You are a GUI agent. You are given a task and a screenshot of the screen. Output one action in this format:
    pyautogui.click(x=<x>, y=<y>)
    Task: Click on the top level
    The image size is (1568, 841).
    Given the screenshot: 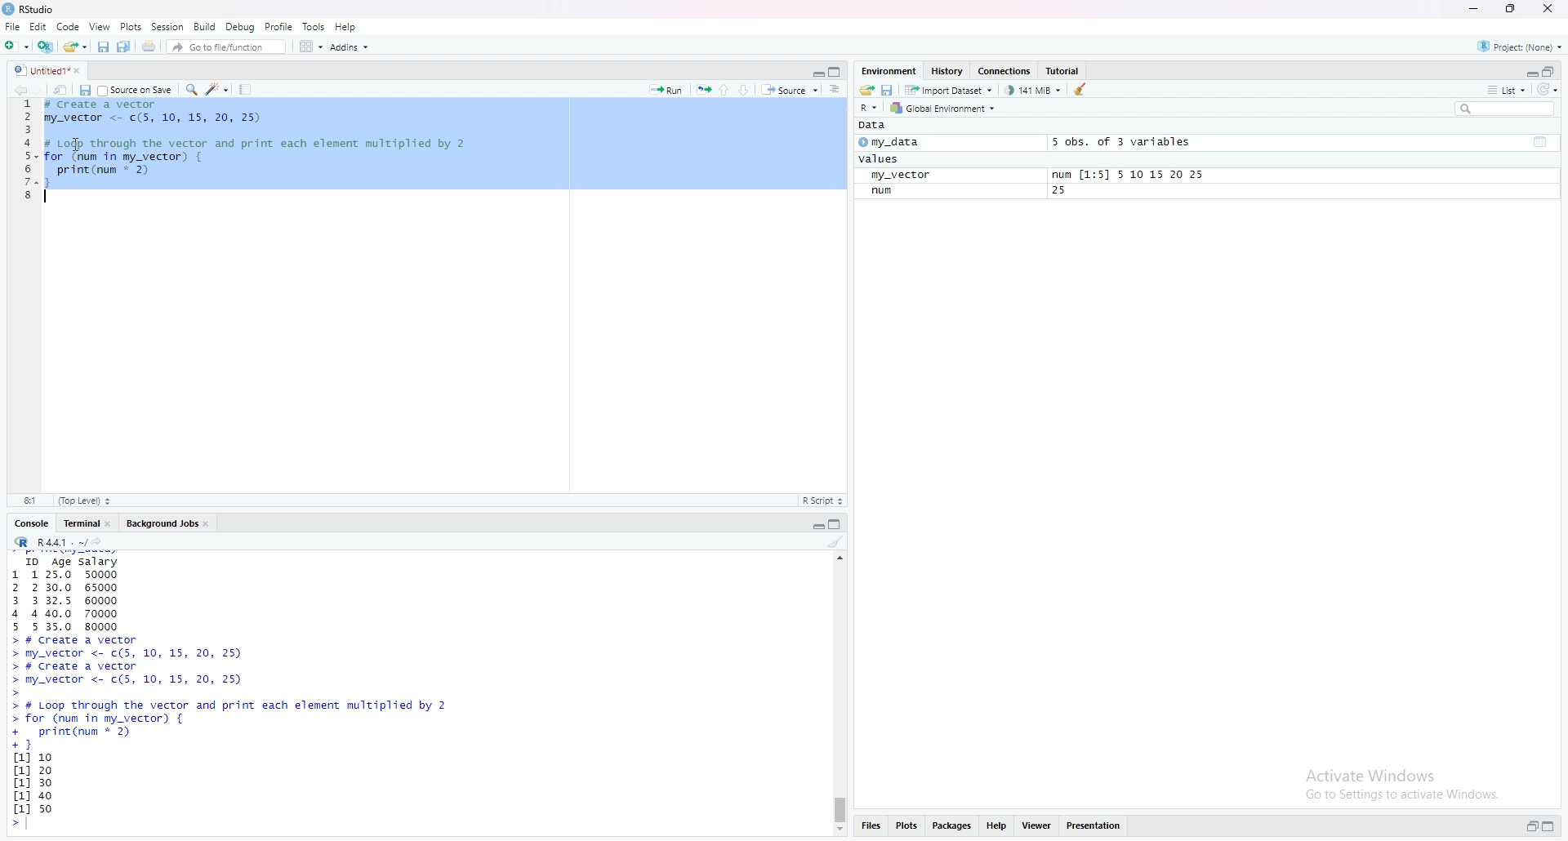 What is the action you would take?
    pyautogui.click(x=85, y=501)
    